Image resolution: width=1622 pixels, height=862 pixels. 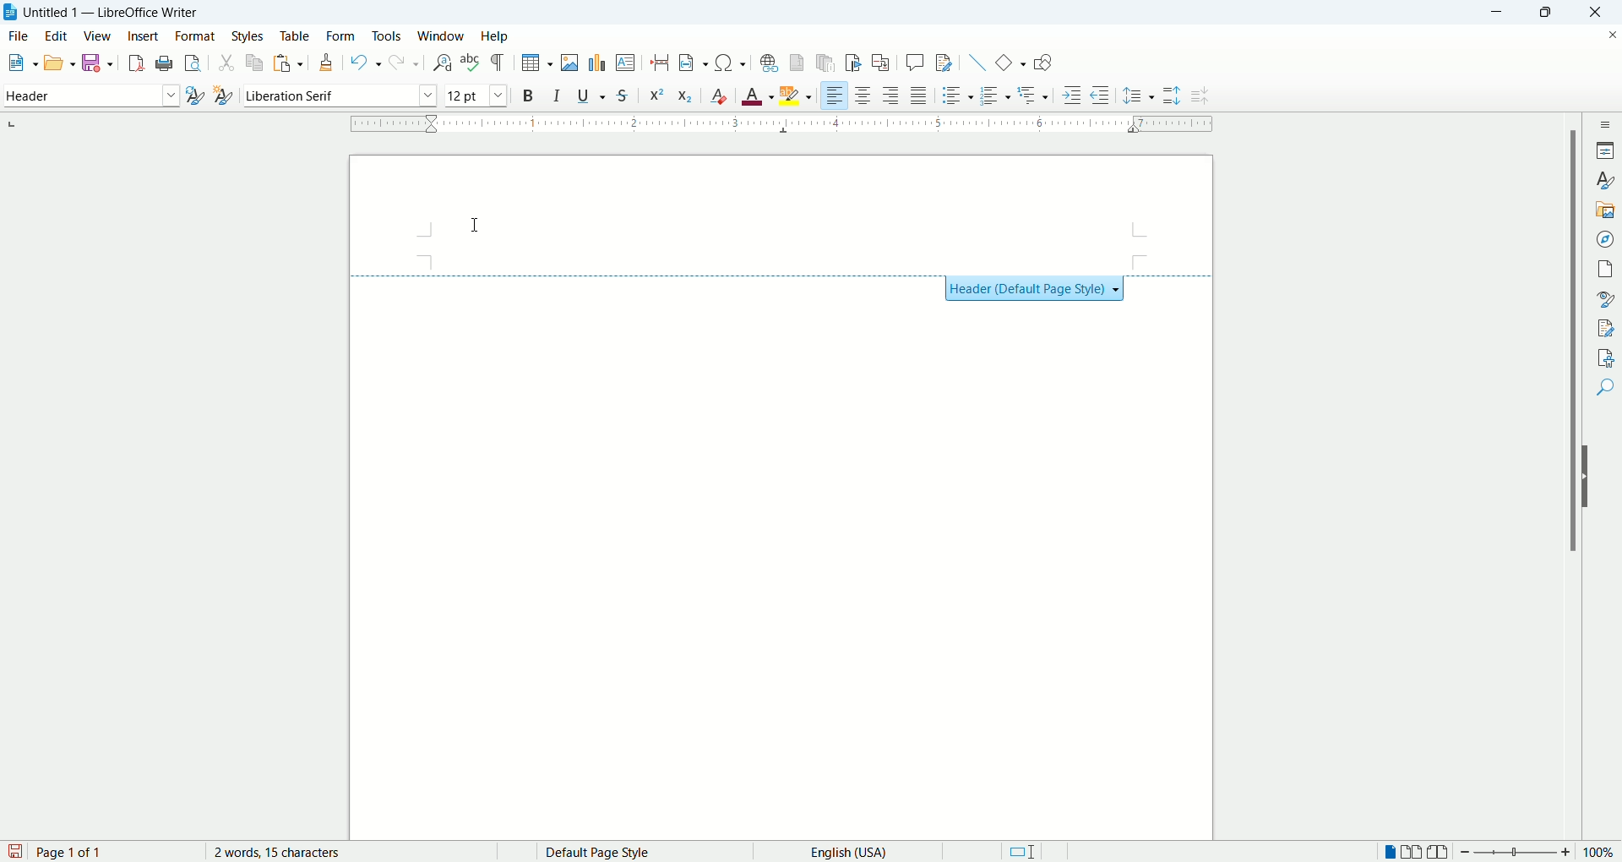 What do you see at coordinates (1568, 477) in the screenshot?
I see `vertical scroll bar` at bounding box center [1568, 477].